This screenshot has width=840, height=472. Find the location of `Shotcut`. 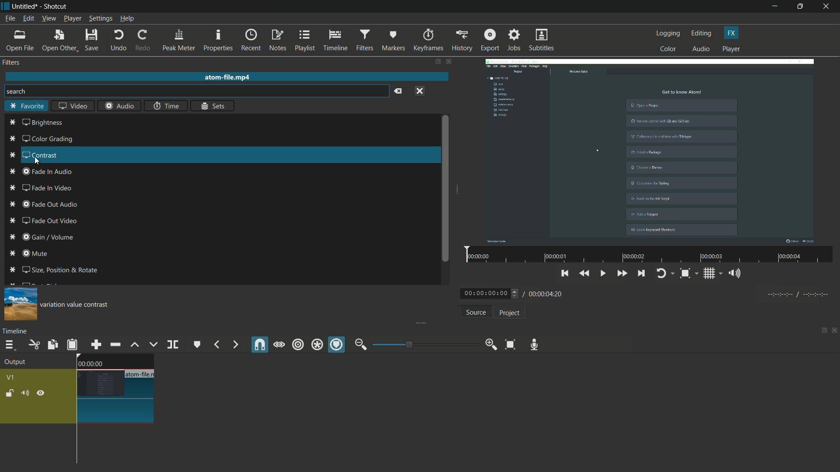

Shotcut is located at coordinates (56, 7).